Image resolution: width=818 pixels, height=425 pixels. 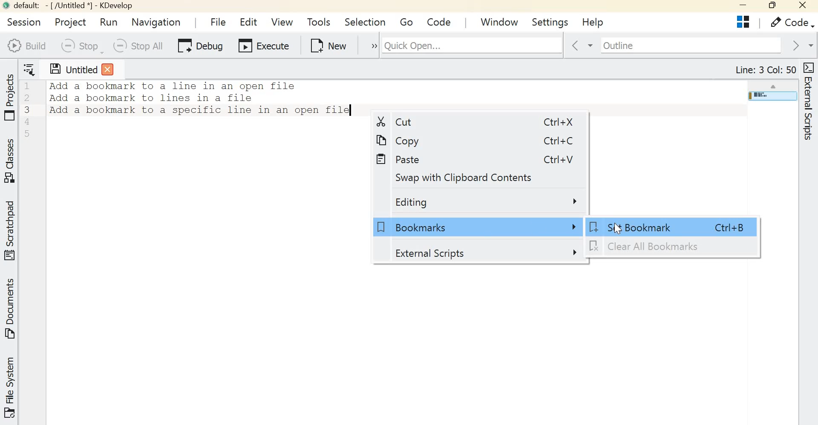 What do you see at coordinates (156, 23) in the screenshot?
I see `Navigation` at bounding box center [156, 23].